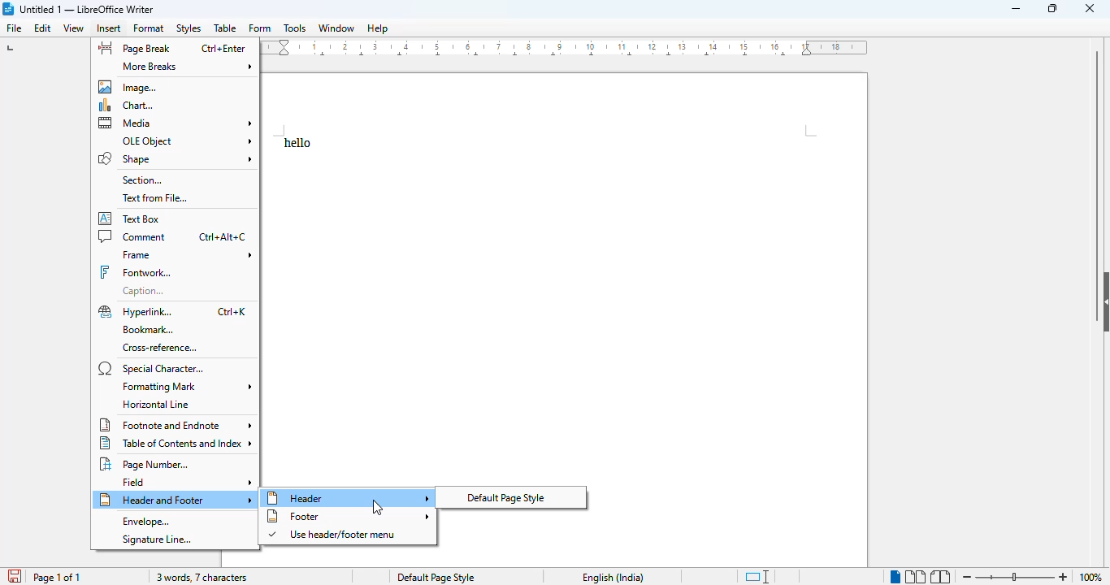  Describe the element at coordinates (57, 578) in the screenshot. I see `page 1 of 1` at that location.